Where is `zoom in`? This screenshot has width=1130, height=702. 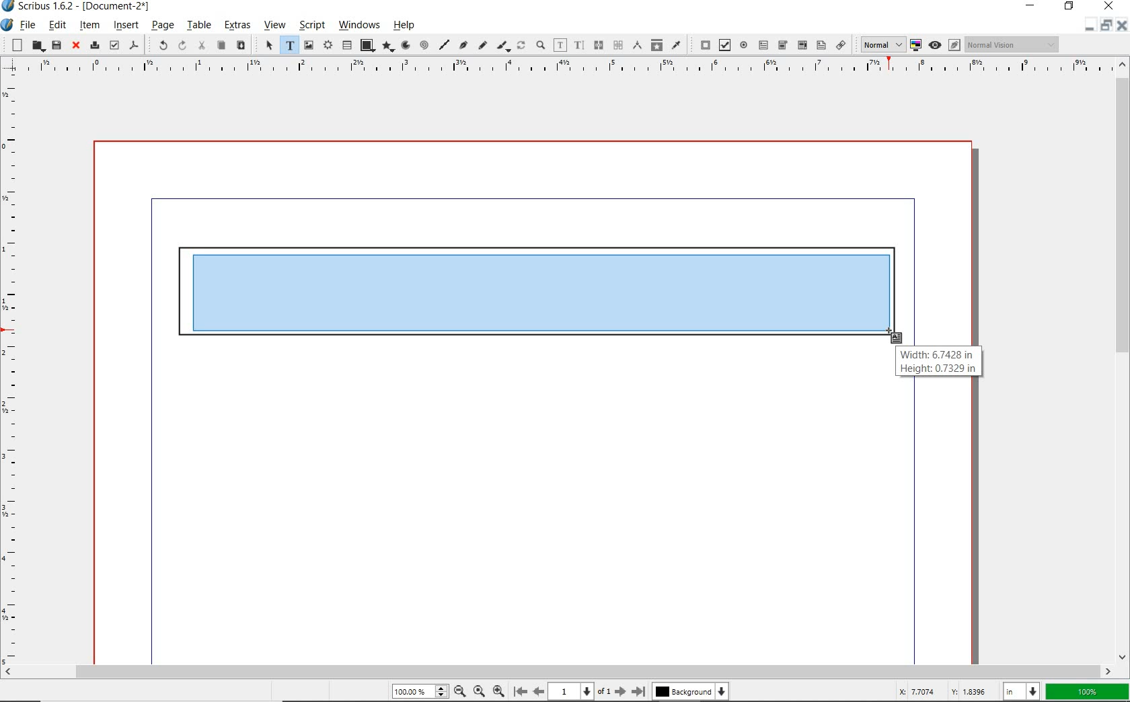 zoom in is located at coordinates (459, 691).